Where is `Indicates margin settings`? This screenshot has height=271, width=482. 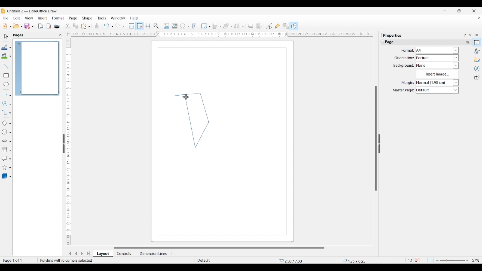 Indicates margin settings is located at coordinates (407, 83).